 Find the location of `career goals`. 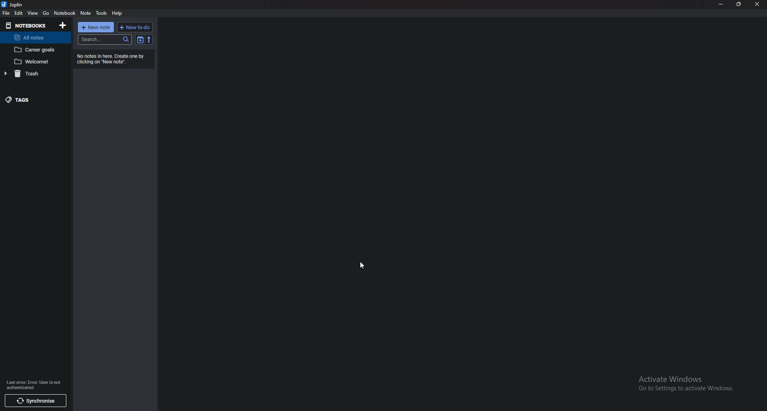

career goals is located at coordinates (35, 49).